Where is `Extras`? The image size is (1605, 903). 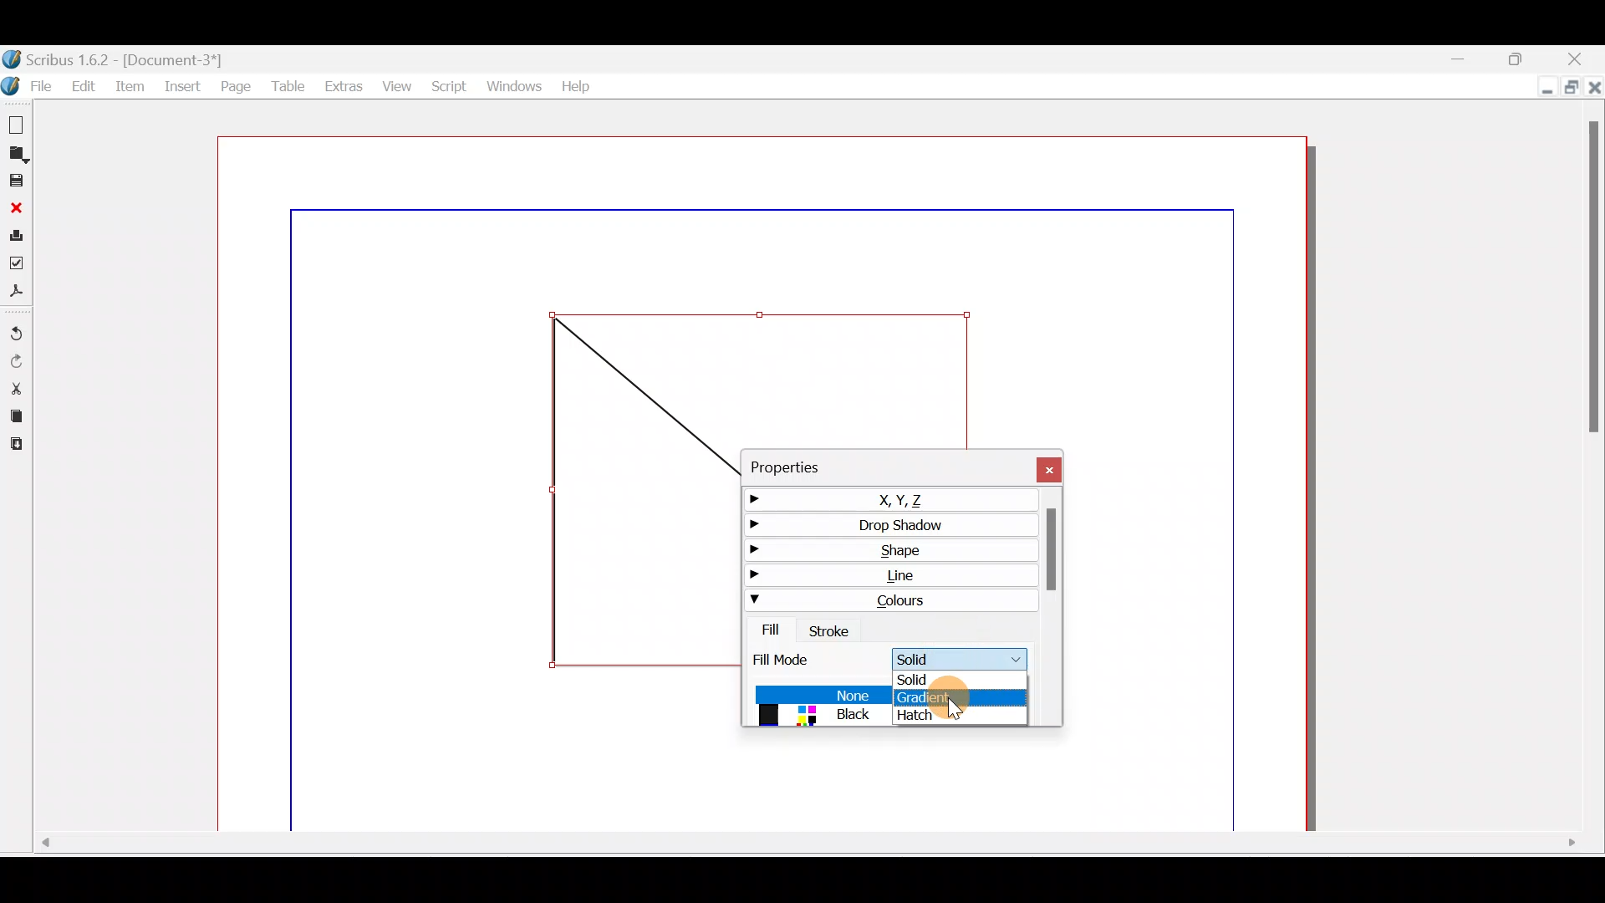
Extras is located at coordinates (339, 84).